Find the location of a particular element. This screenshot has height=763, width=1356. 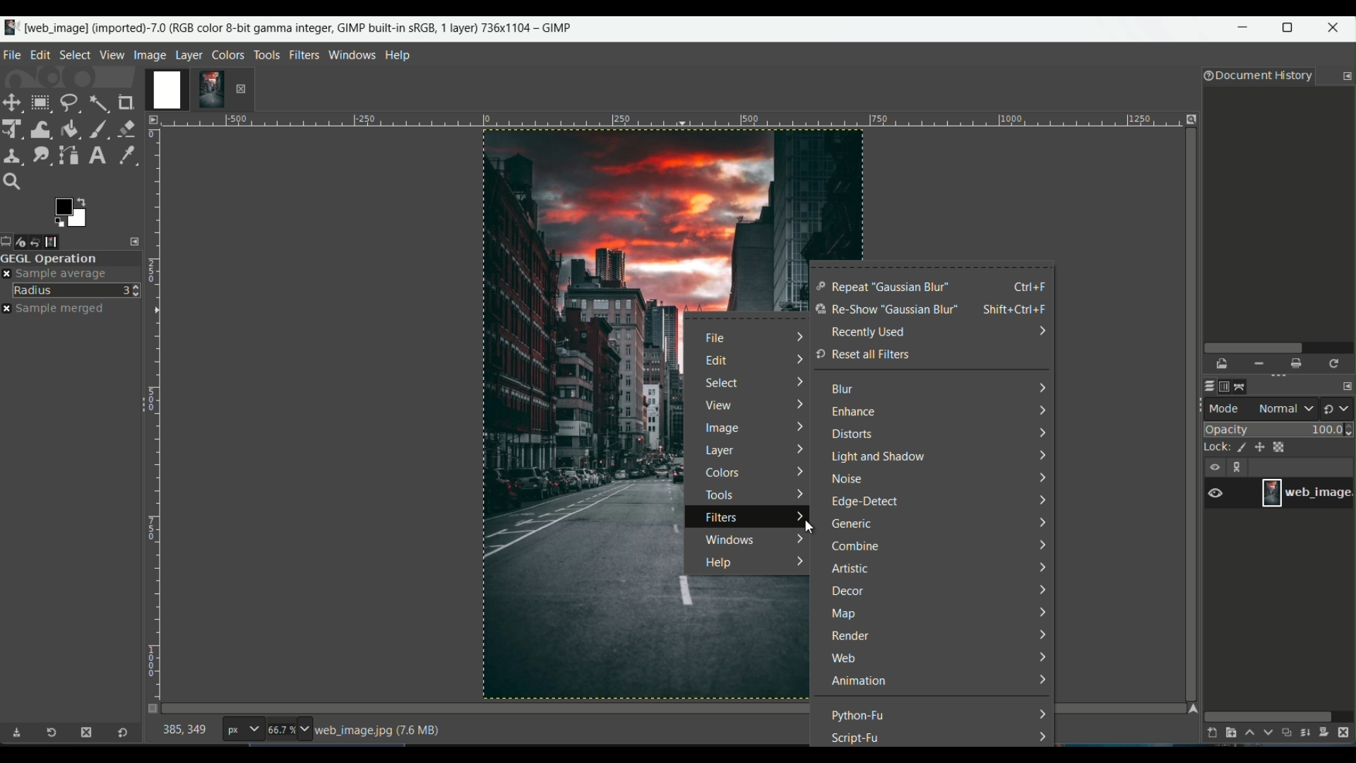

select is located at coordinates (724, 383).